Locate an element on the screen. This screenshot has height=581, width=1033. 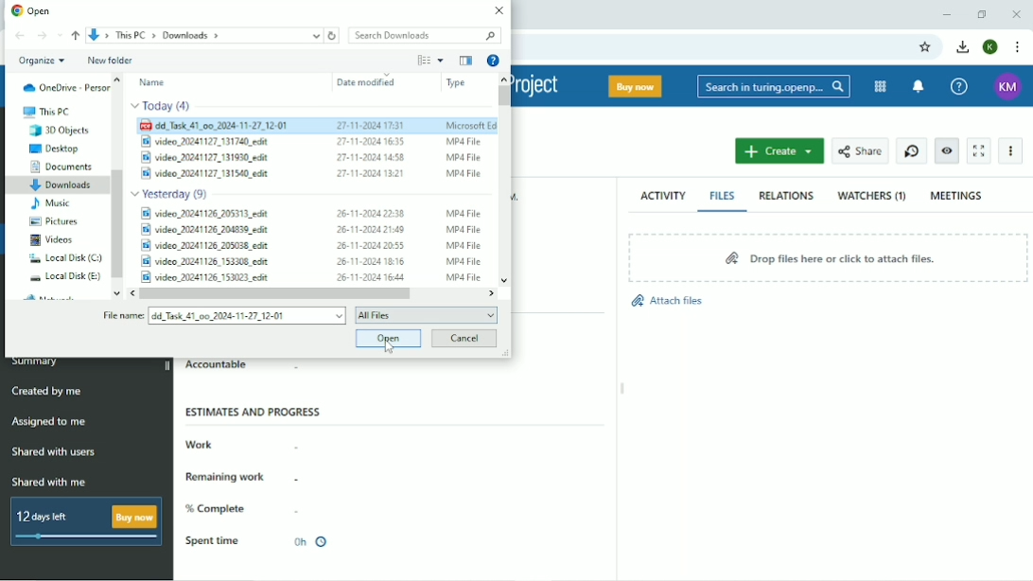
Files is located at coordinates (724, 196).